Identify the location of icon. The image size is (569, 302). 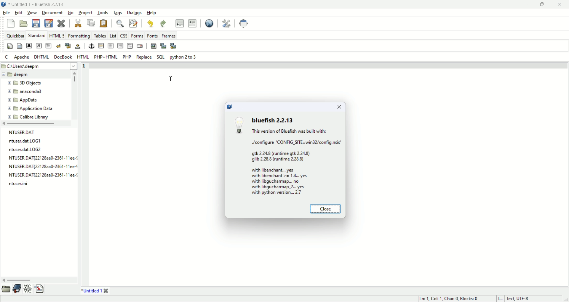
(230, 106).